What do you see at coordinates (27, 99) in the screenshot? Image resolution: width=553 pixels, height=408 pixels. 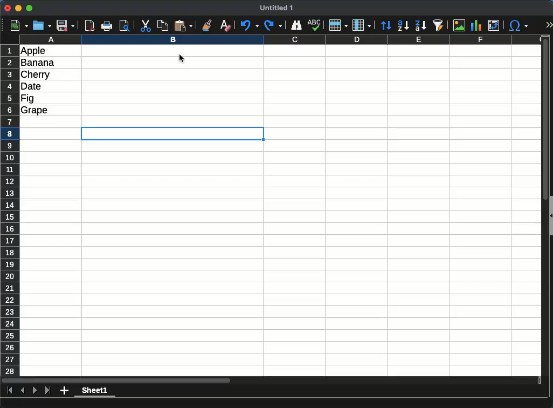 I see `fig` at bounding box center [27, 99].